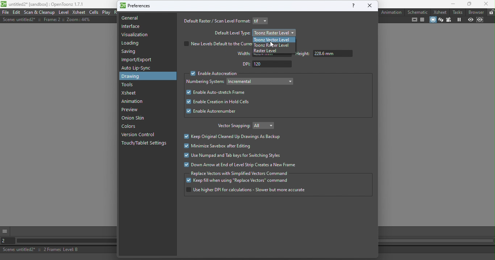 The image size is (495, 260). Describe the element at coordinates (43, 4) in the screenshot. I see `untitled2* [sandbox] : OpenToonz 1.7.1` at that location.